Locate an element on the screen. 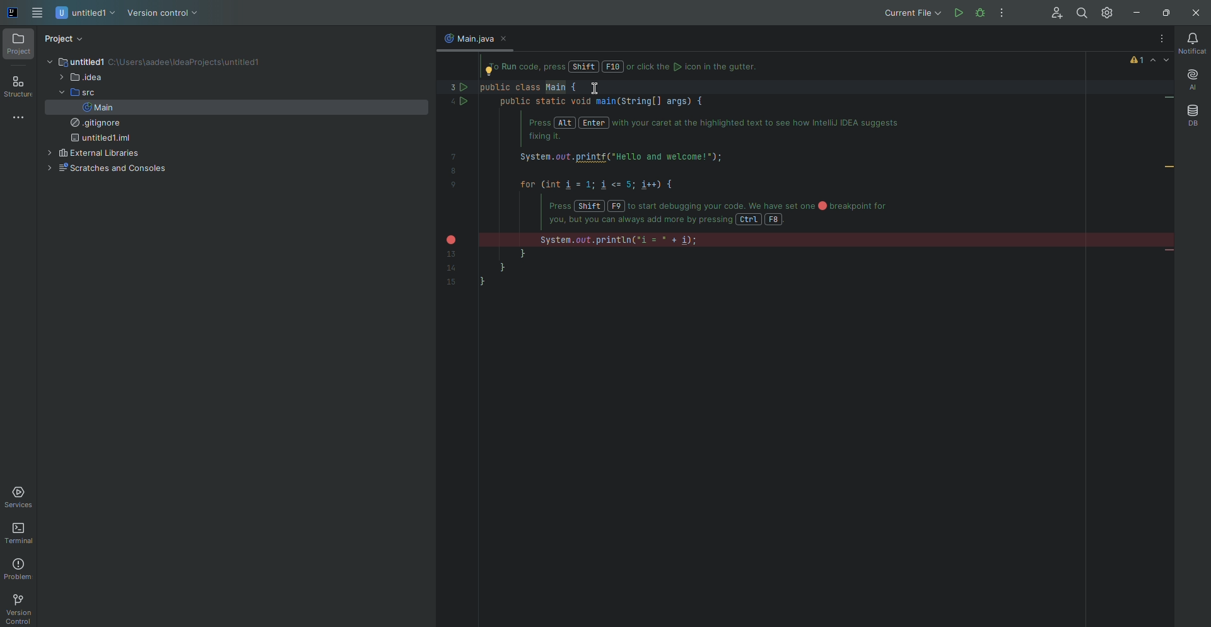  Close is located at coordinates (1193, 13).